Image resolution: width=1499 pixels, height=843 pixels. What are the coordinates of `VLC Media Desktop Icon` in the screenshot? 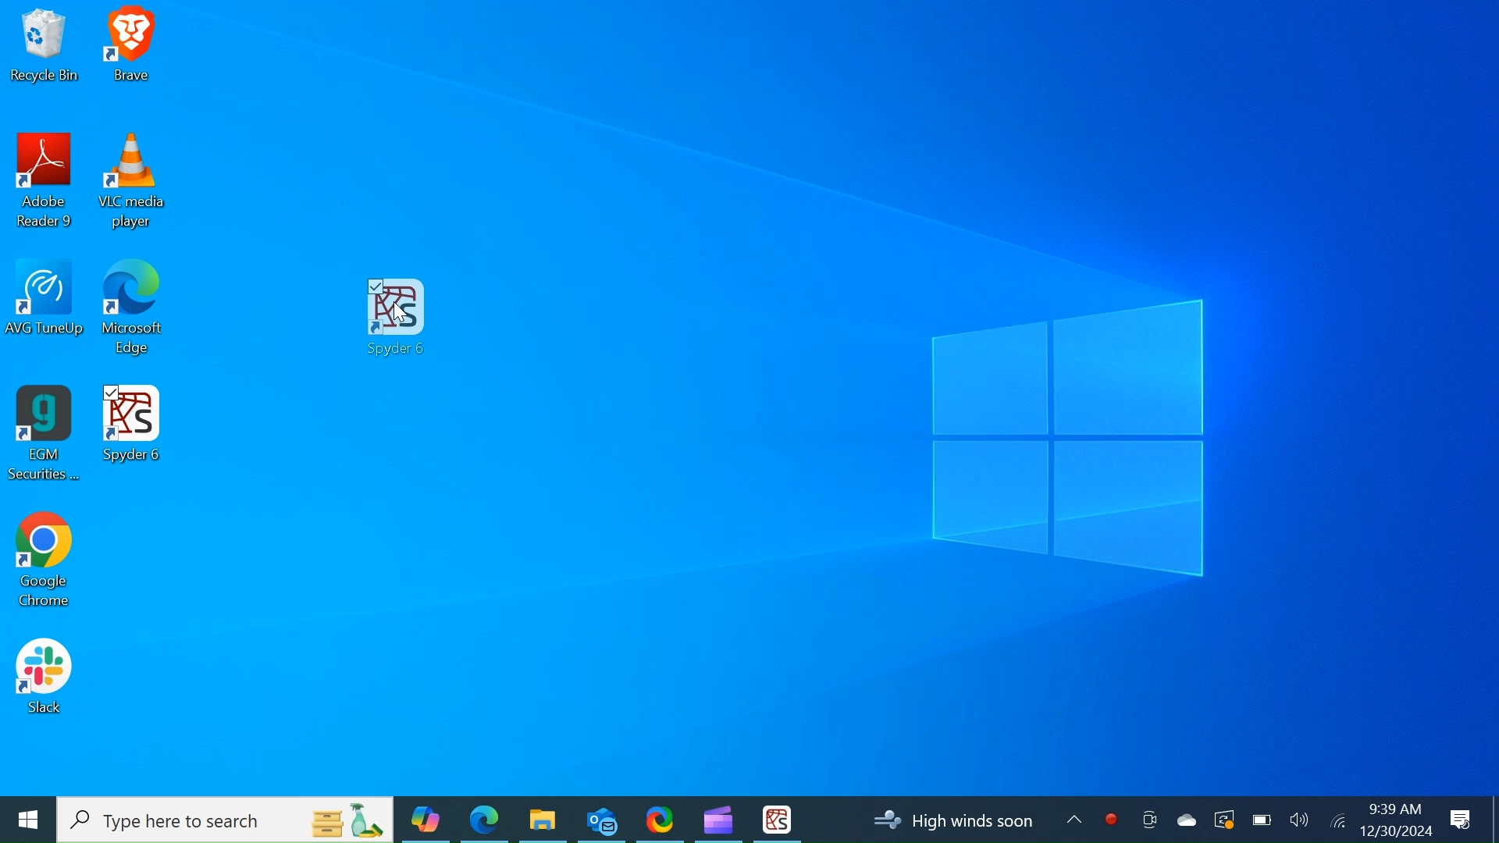 It's located at (133, 183).